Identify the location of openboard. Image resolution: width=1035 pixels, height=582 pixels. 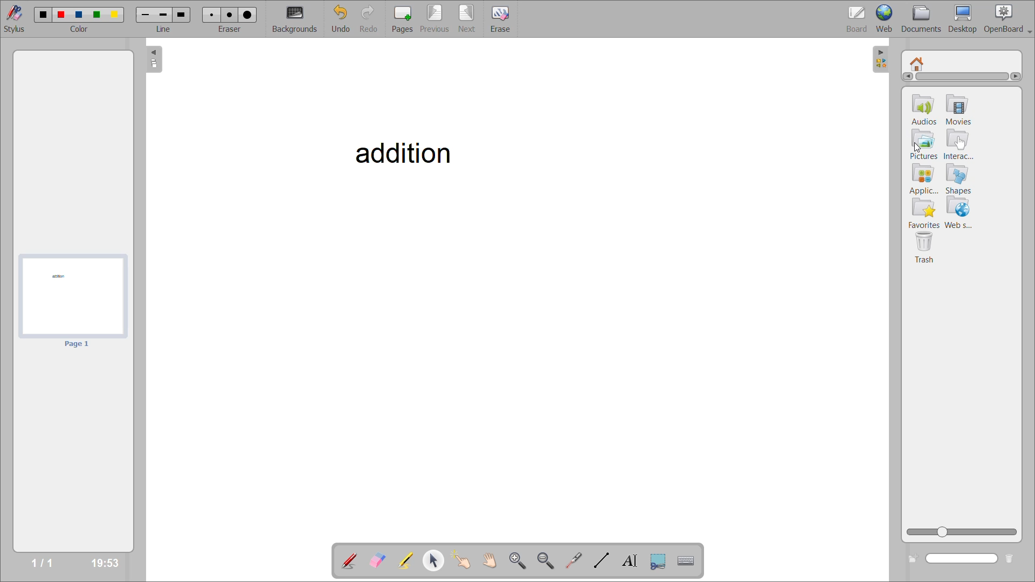
(1009, 19).